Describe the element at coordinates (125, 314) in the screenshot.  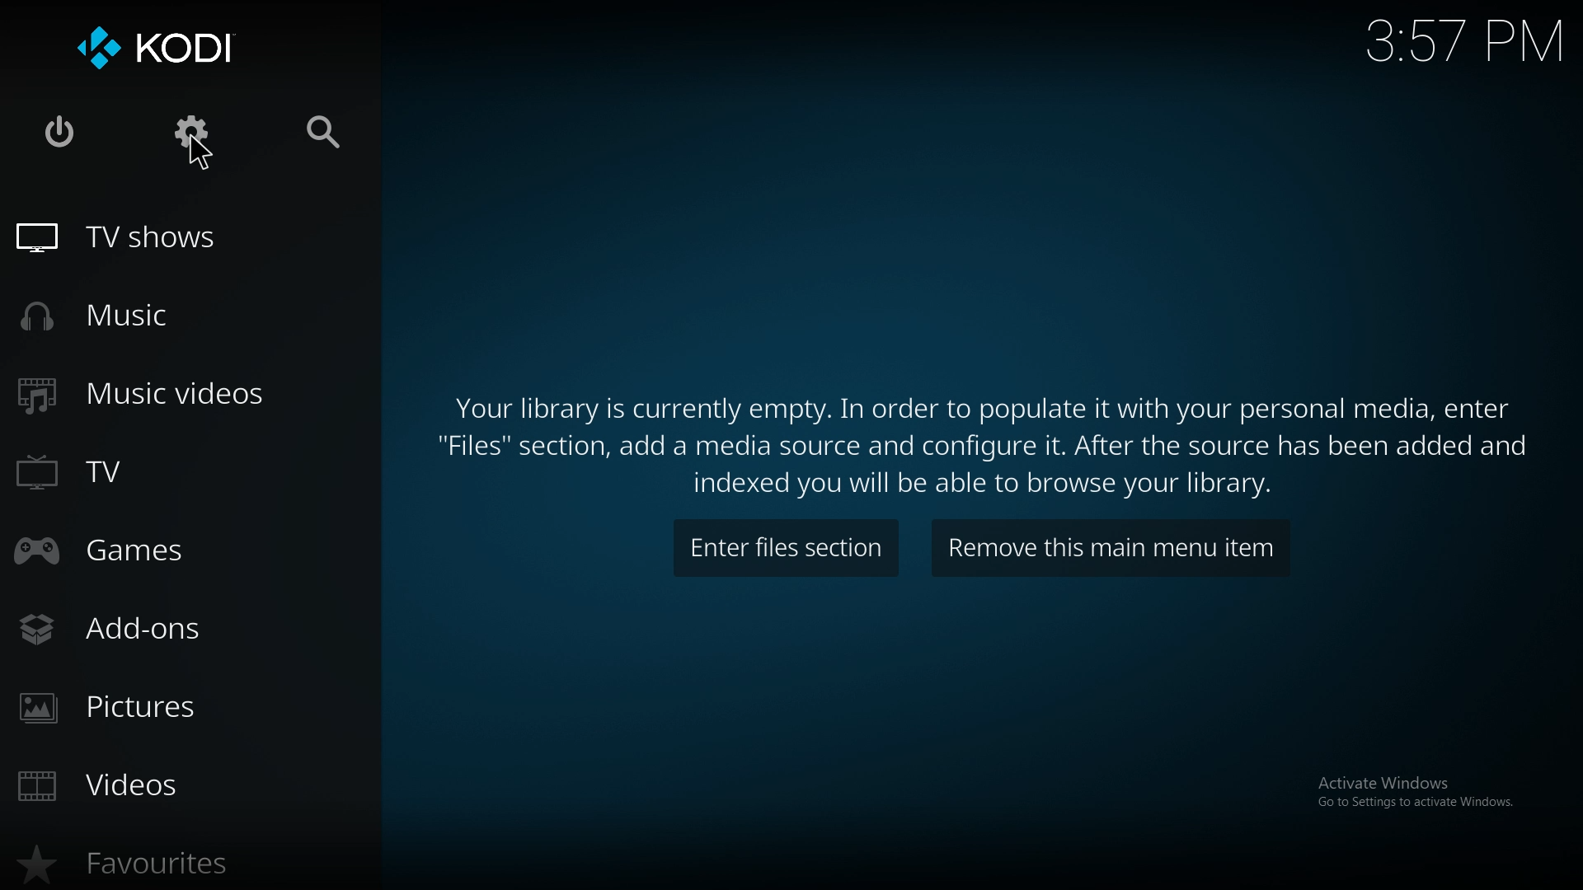
I see `music` at that location.